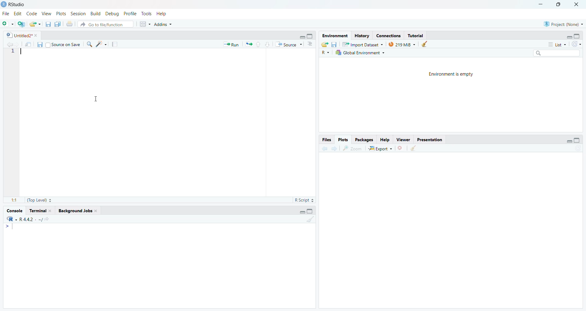 The width and height of the screenshot is (586, 311). Describe the element at coordinates (325, 52) in the screenshot. I see `R` at that location.